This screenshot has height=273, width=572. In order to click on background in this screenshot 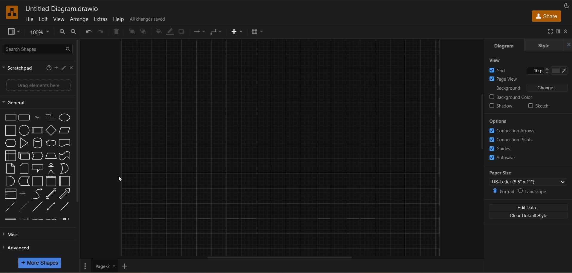, I will do `click(531, 88)`.